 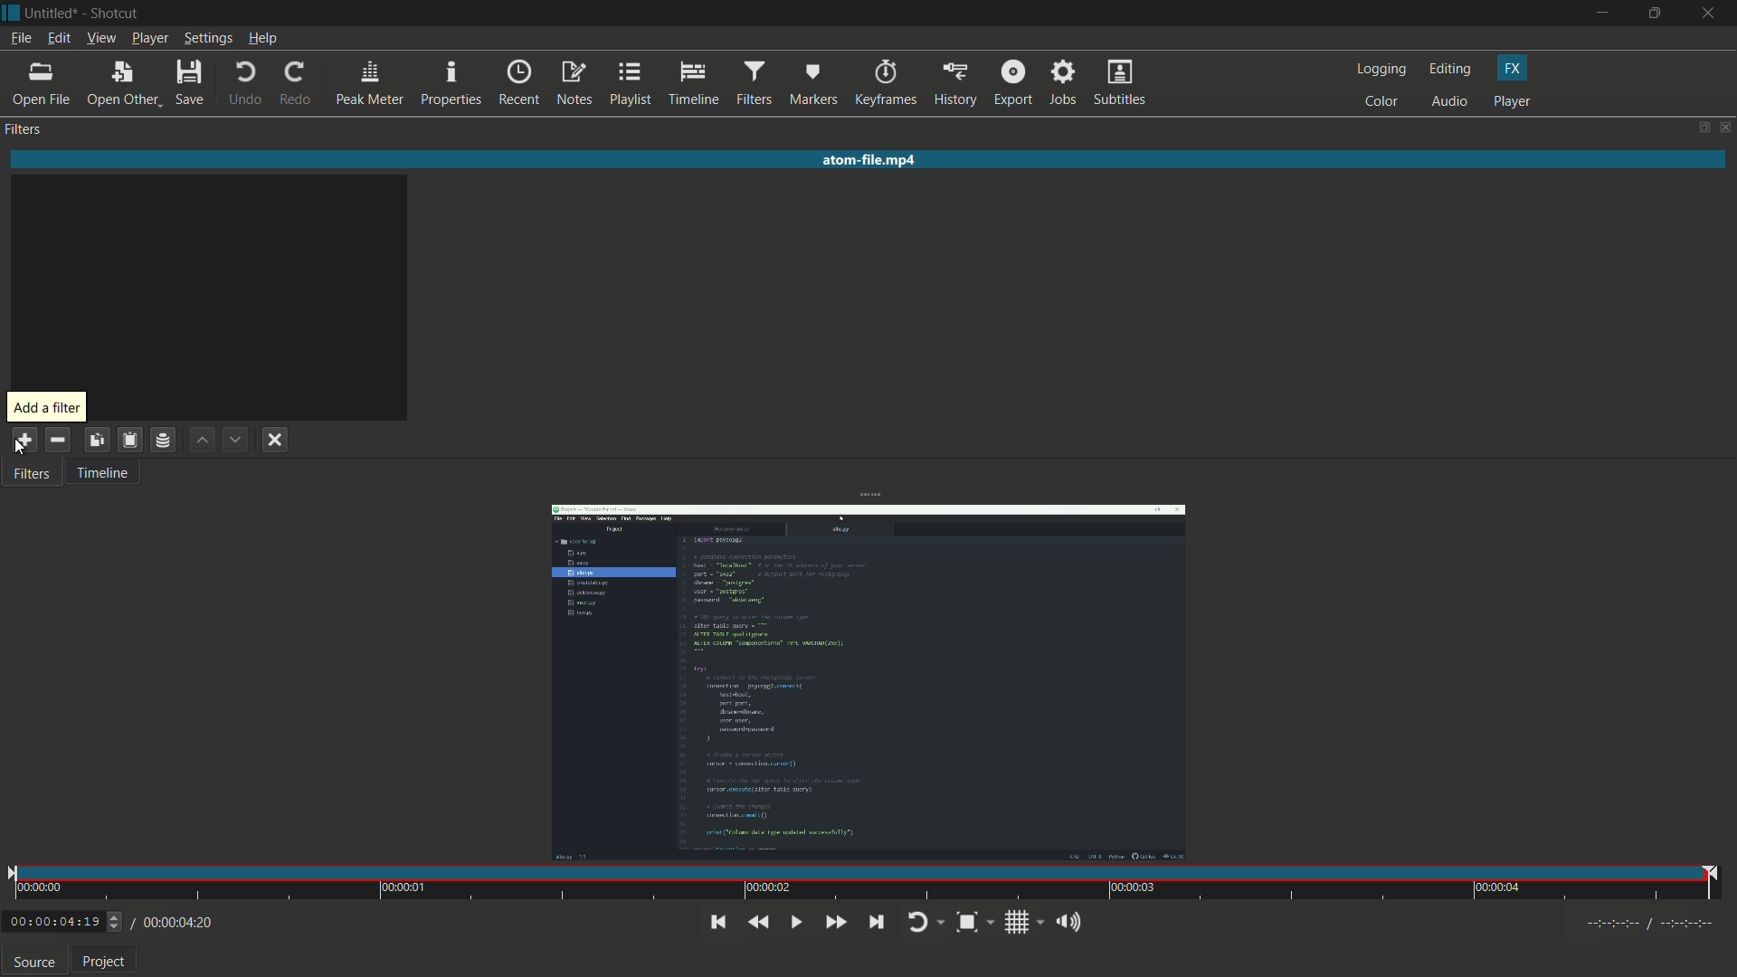 What do you see at coordinates (107, 962) in the screenshot?
I see `project` at bounding box center [107, 962].